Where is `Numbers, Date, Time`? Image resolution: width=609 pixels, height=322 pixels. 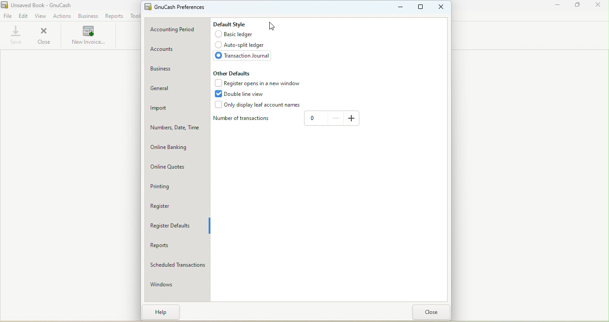
Numbers, Date, Time is located at coordinates (176, 129).